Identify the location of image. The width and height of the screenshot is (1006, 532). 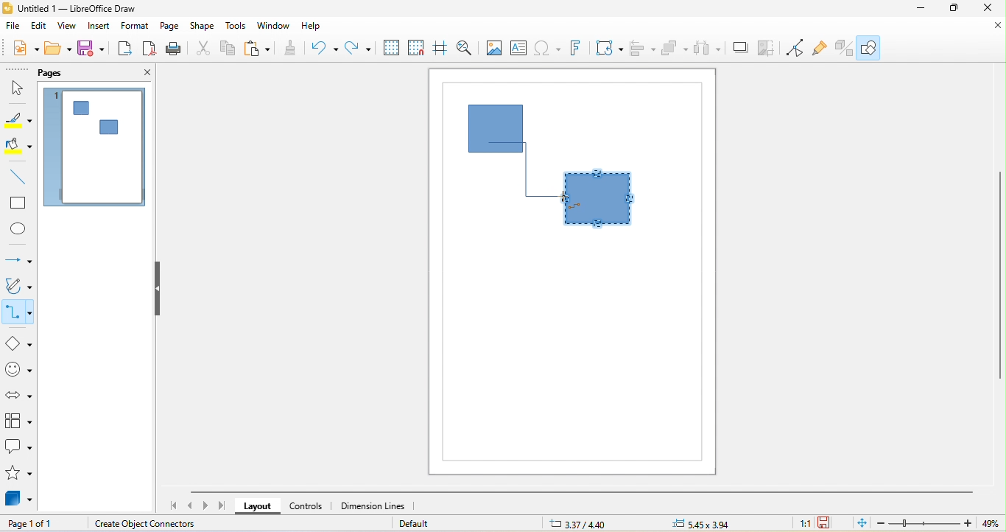
(494, 48).